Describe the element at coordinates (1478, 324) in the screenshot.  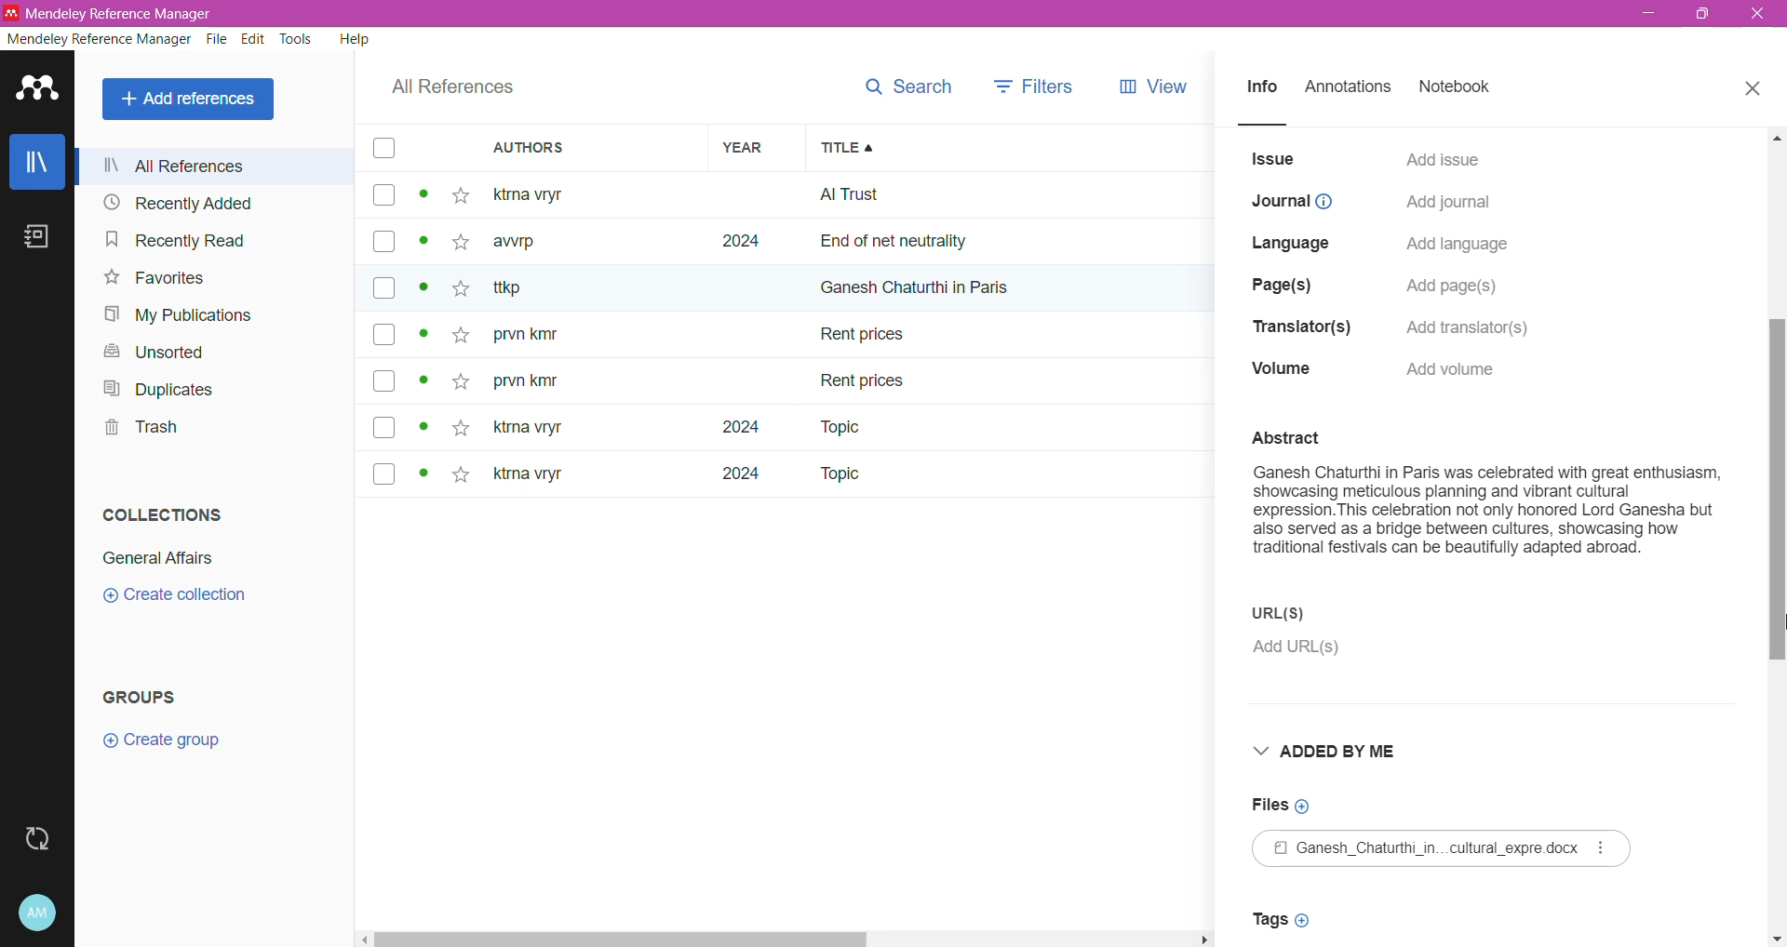
I see `Click to add translators` at that location.